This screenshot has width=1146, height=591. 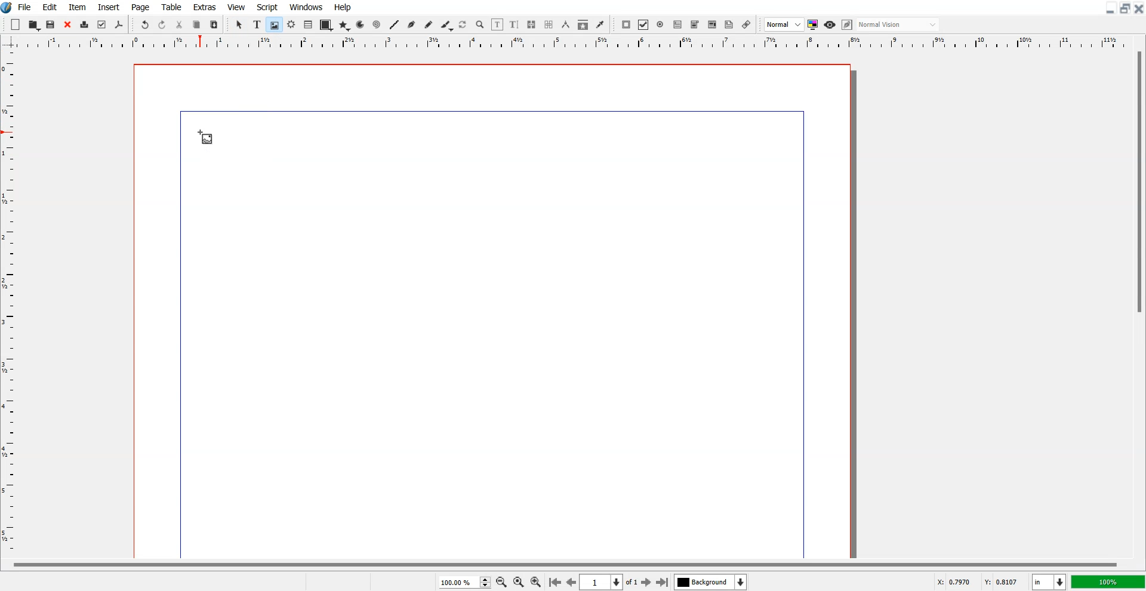 What do you see at coordinates (52, 24) in the screenshot?
I see `Open` at bounding box center [52, 24].